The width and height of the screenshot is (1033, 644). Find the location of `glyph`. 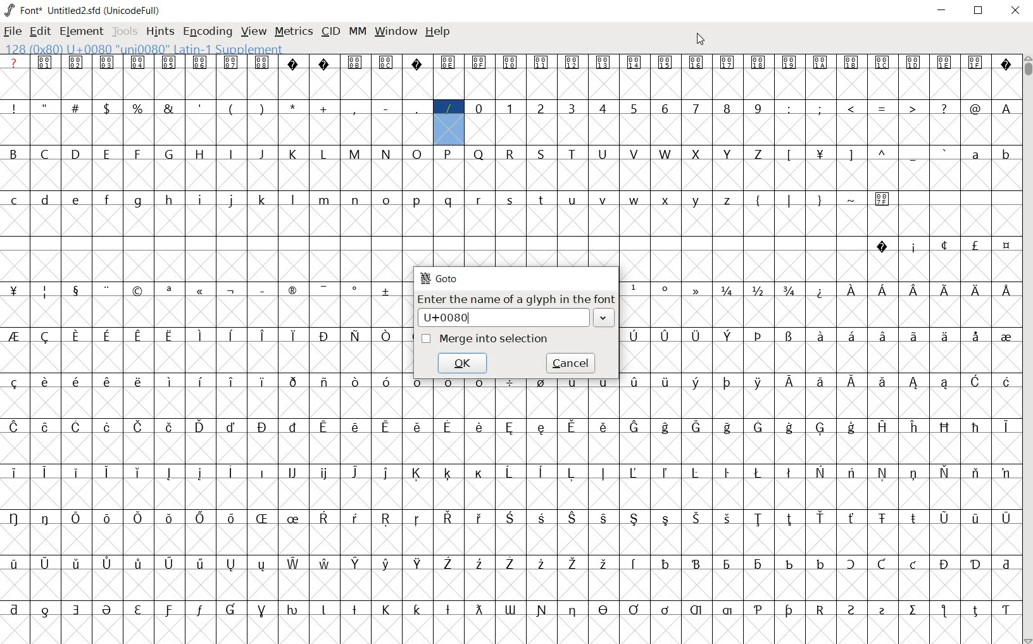

glyph is located at coordinates (758, 519).